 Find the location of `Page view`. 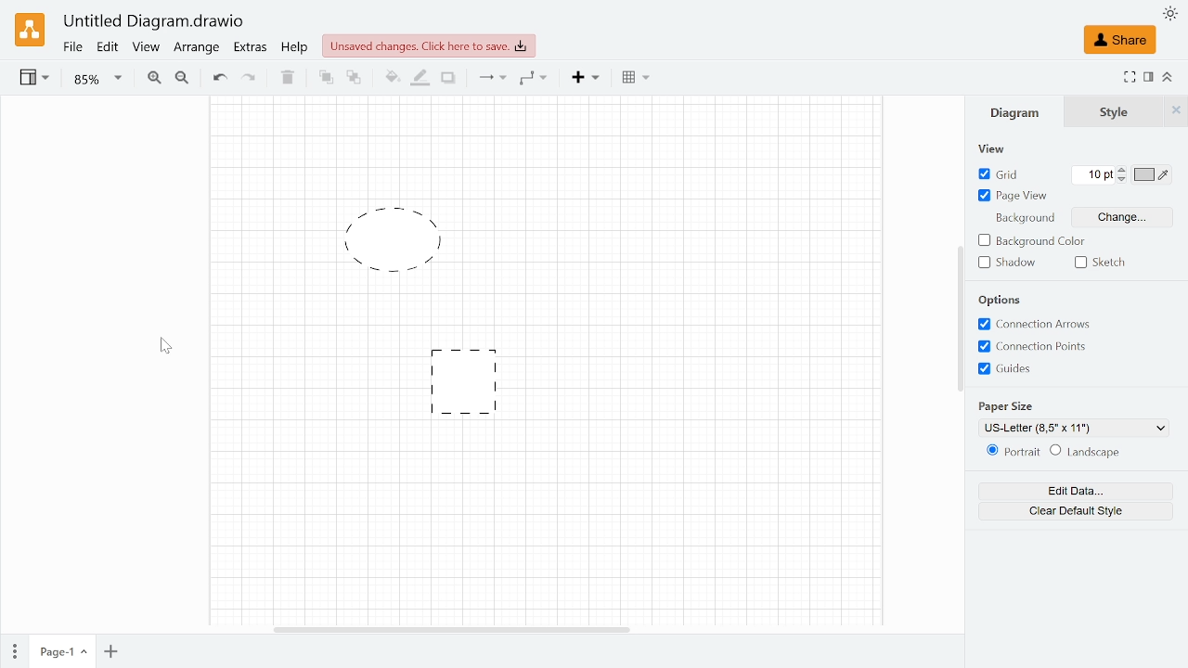

Page view is located at coordinates (1012, 197).